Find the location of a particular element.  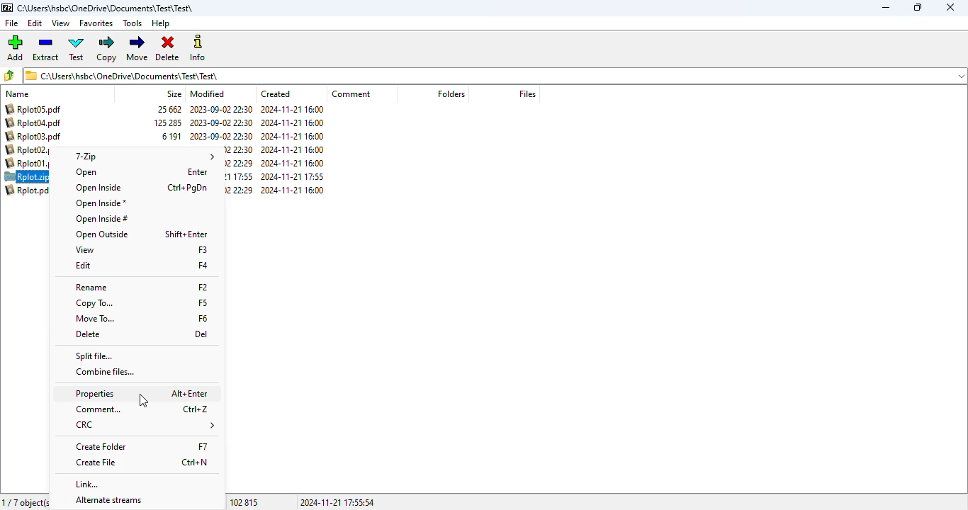

file is located at coordinates (11, 23).